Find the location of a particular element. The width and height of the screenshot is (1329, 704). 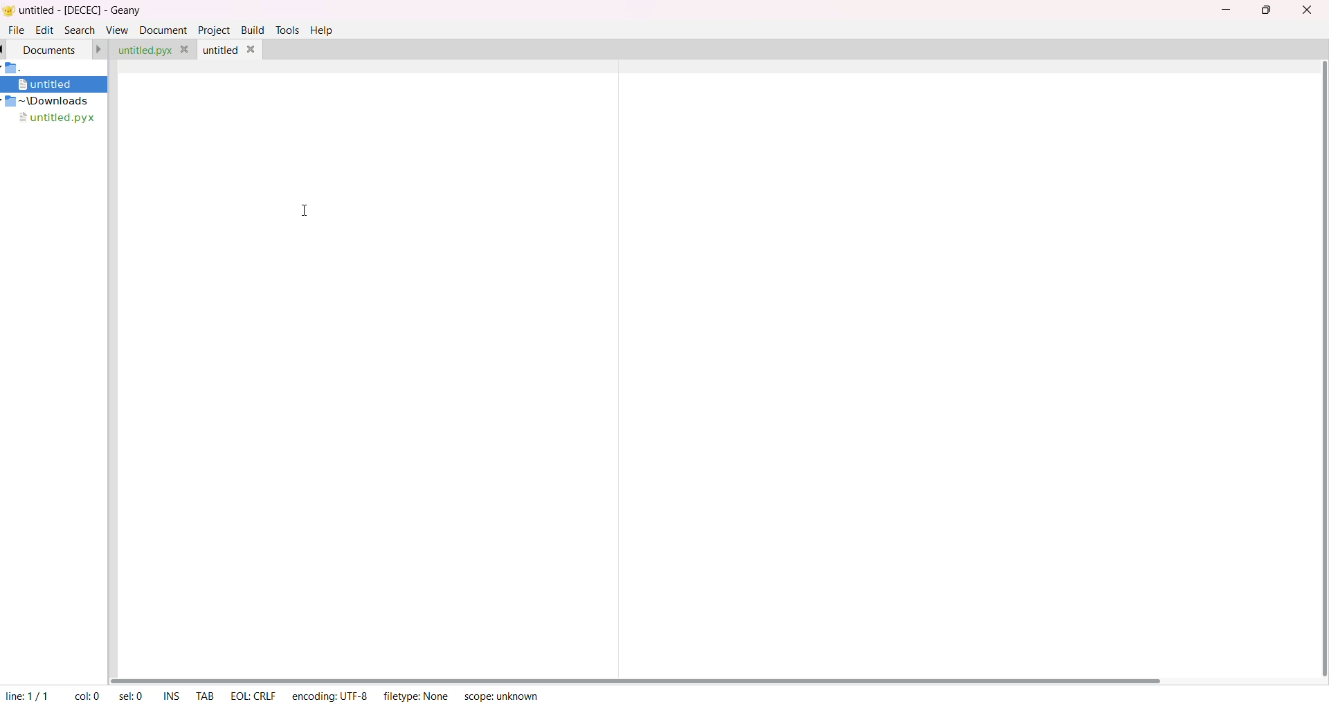

file is located at coordinates (16, 30).